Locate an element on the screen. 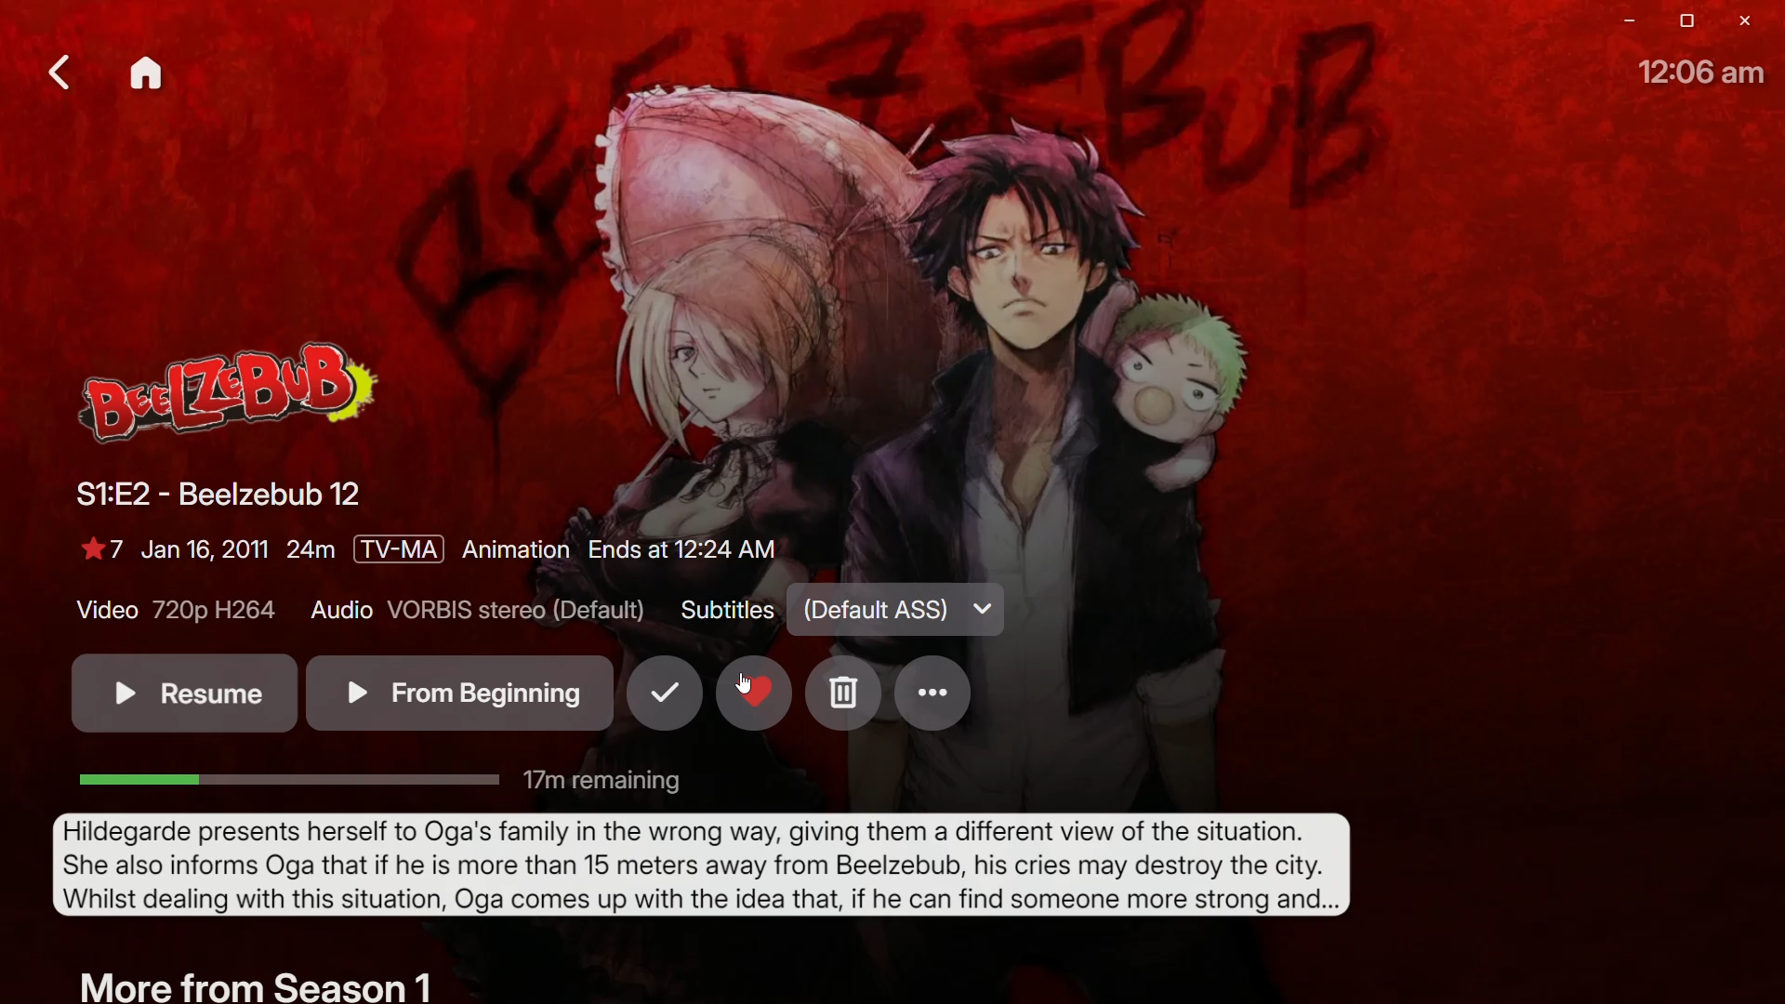 This screenshot has width=1785, height=1004. Audio Details is located at coordinates (478, 614).